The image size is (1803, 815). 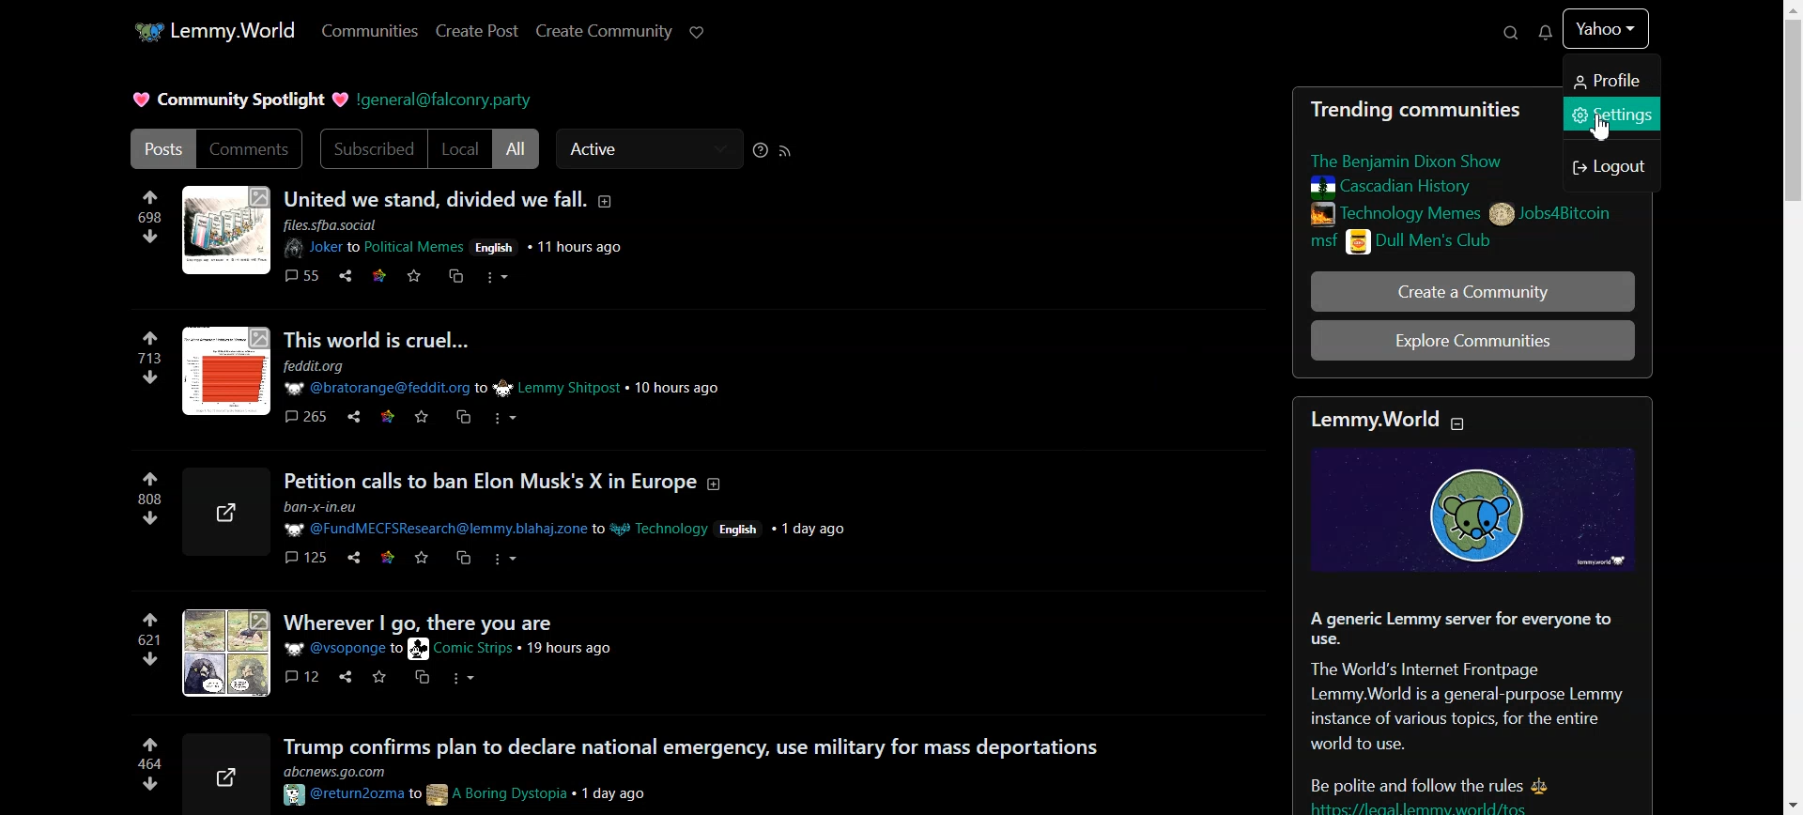 I want to click on Profile, so click(x=1611, y=77).